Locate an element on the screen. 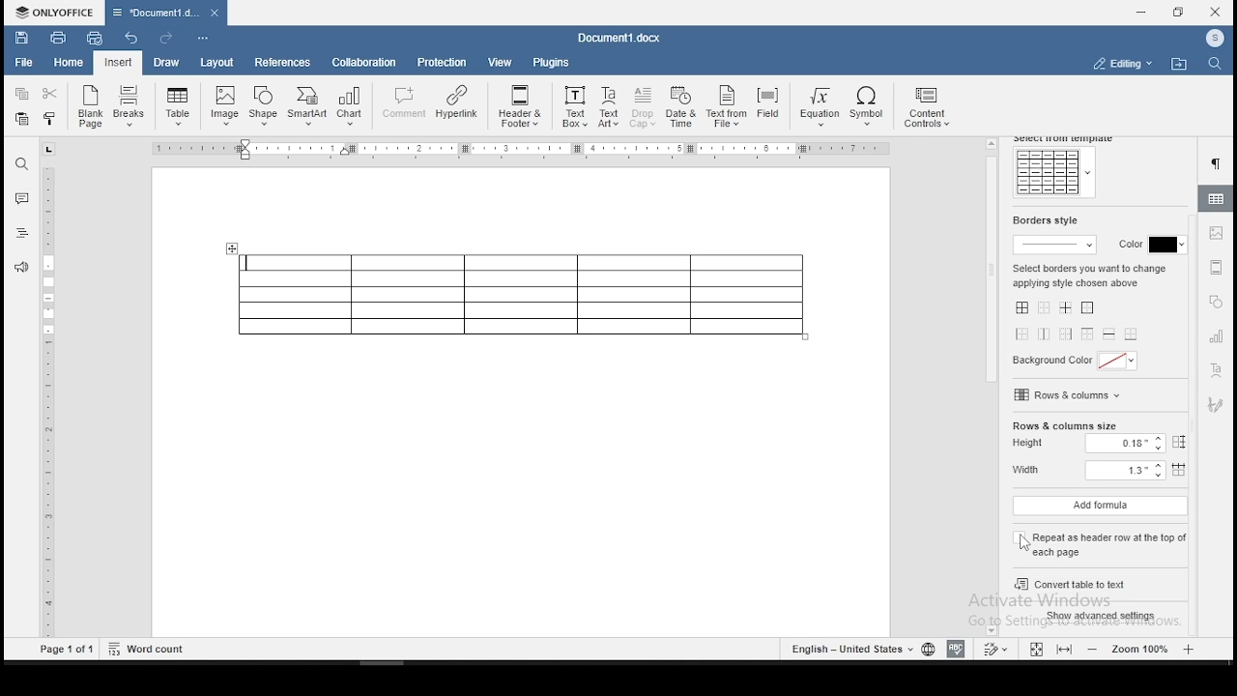 The height and width of the screenshot is (696, 1237). no borders is located at coordinates (1045, 309).